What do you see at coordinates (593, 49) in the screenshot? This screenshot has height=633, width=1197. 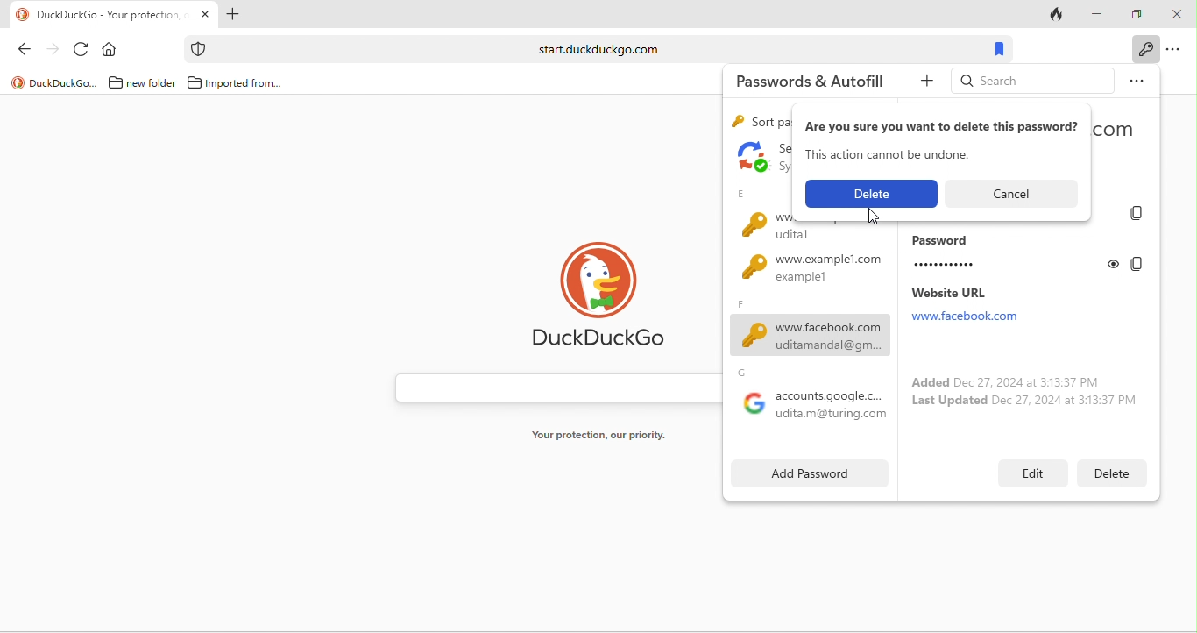 I see `search bar` at bounding box center [593, 49].